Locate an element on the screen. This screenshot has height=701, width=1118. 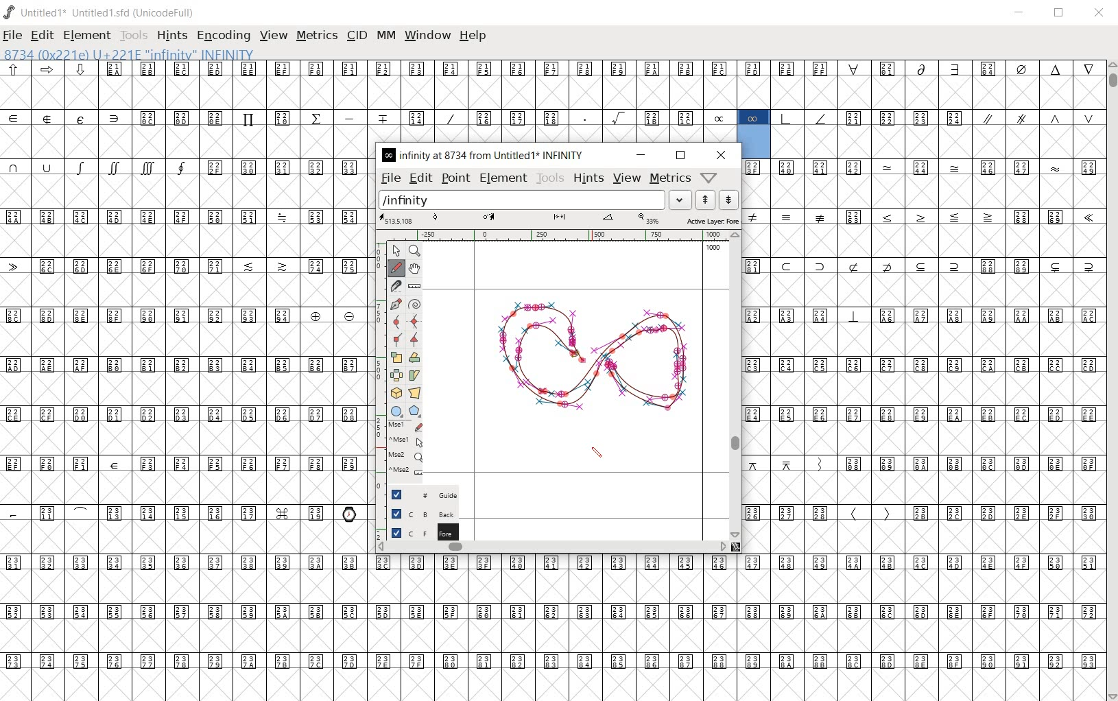
Unicode code points is located at coordinates (886, 463).